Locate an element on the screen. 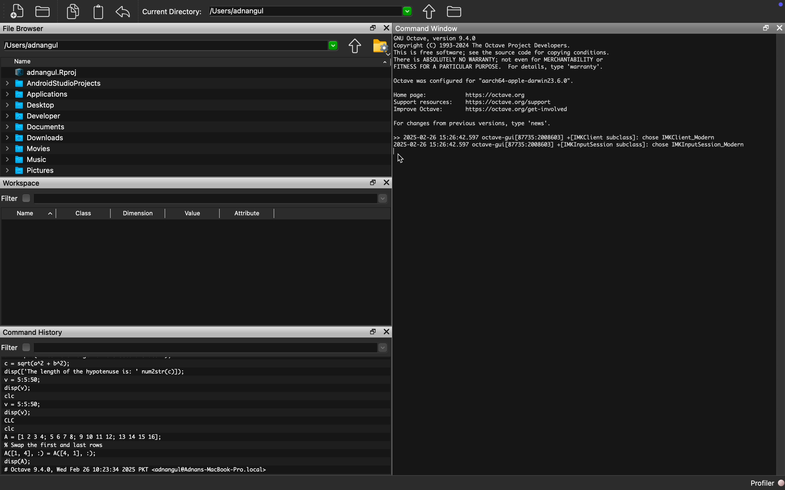  Applications is located at coordinates (35, 95).